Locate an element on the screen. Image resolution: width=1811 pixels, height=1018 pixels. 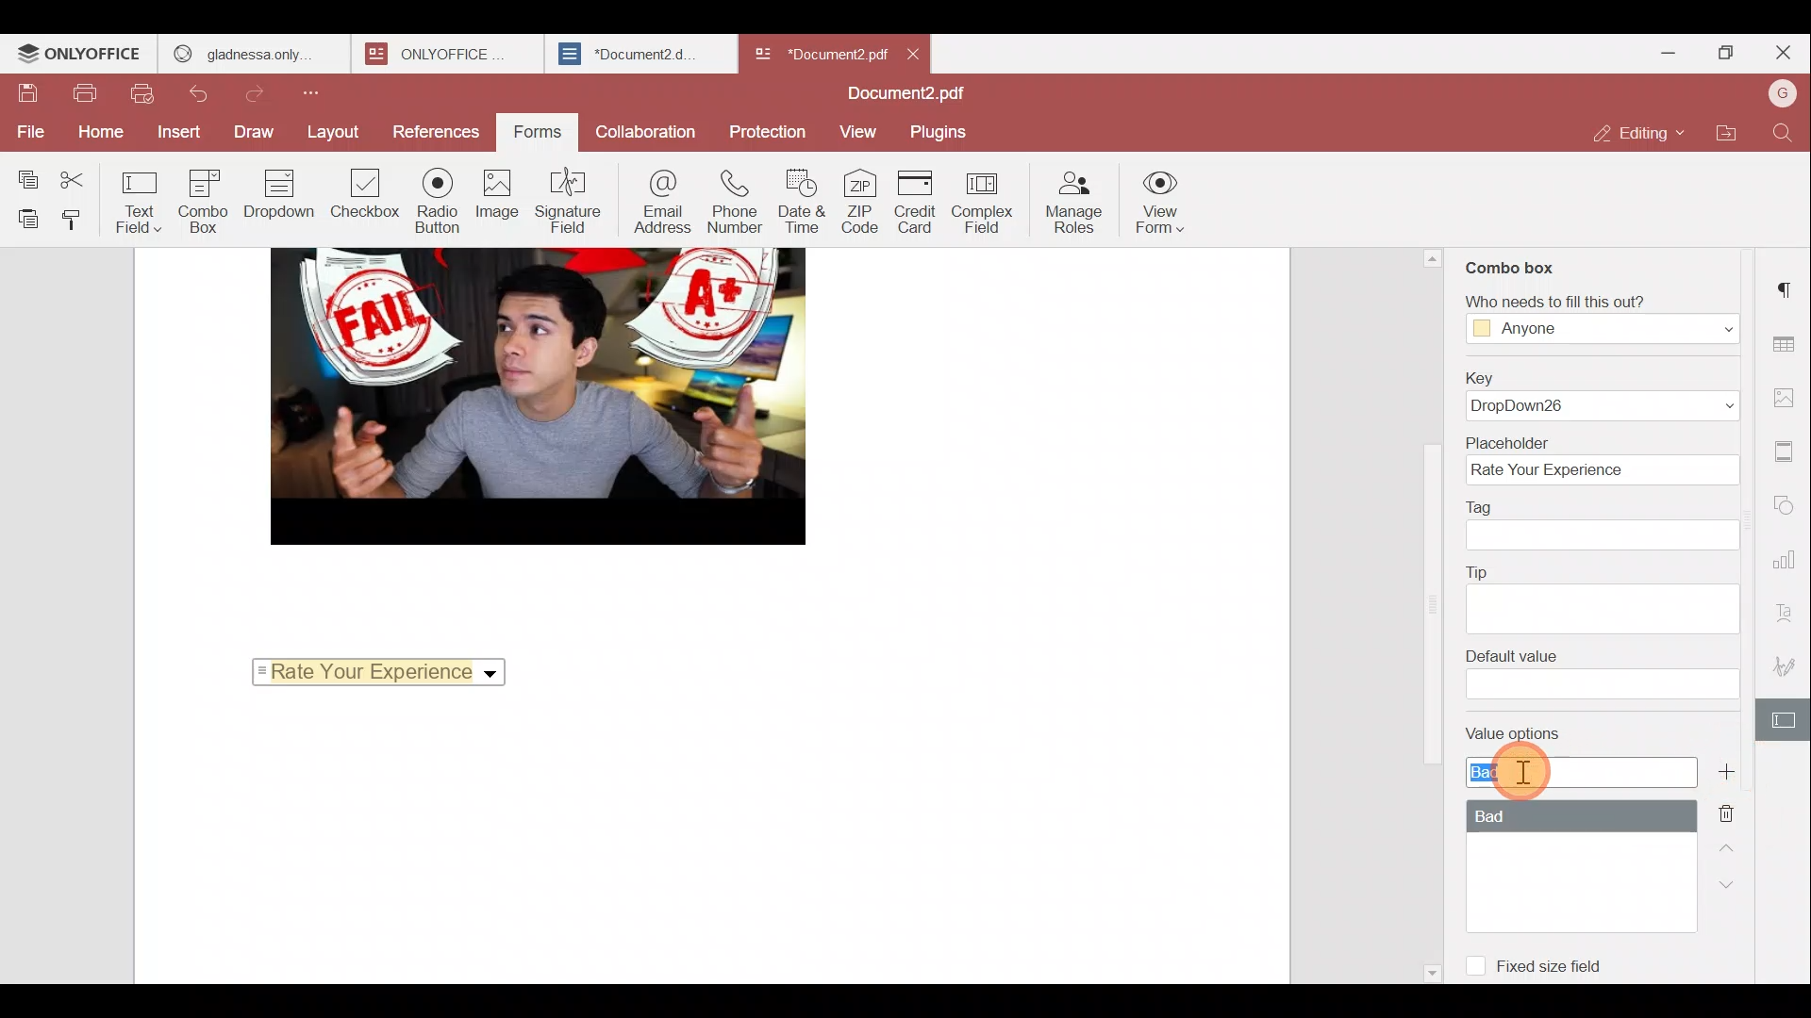
Paste is located at coordinates (25, 219).